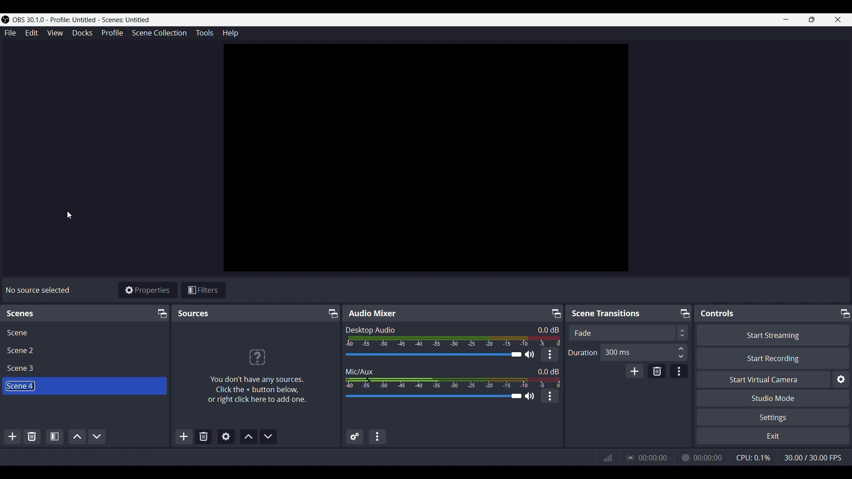 This screenshot has height=479, width=852. Describe the element at coordinates (719, 313) in the screenshot. I see `Controls` at that location.